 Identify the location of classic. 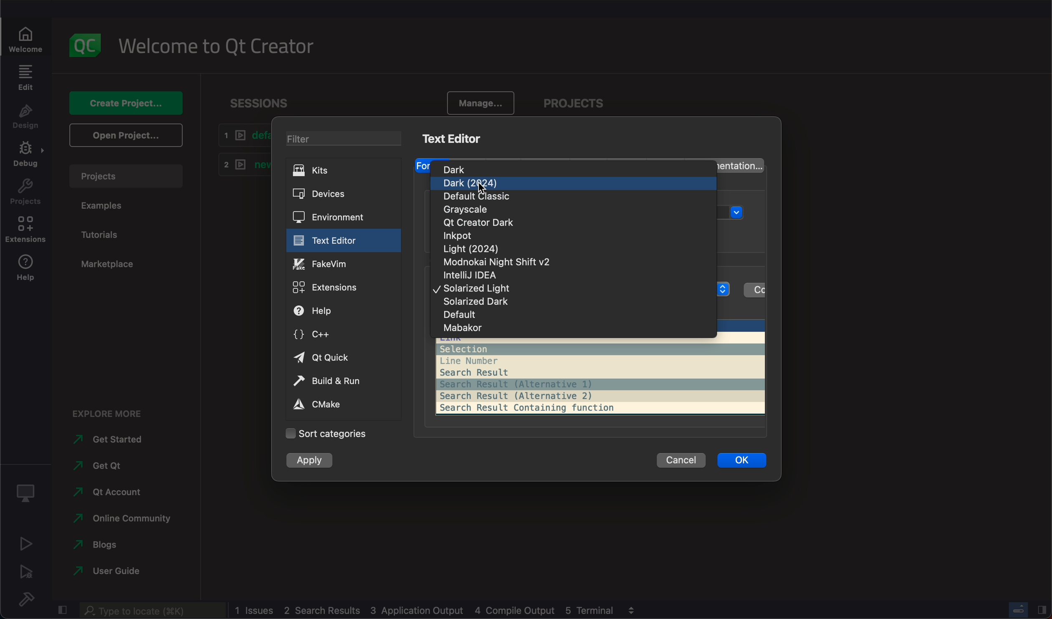
(494, 197).